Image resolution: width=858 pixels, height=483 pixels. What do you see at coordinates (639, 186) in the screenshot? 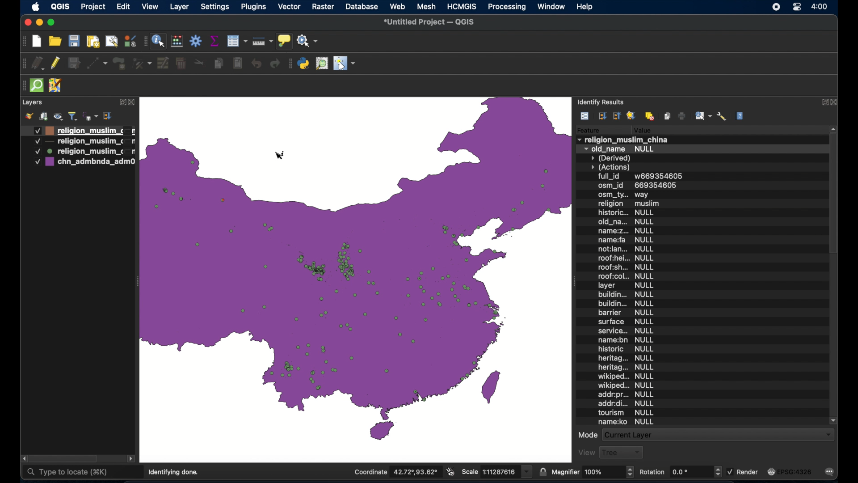
I see `osm_id` at bounding box center [639, 186].